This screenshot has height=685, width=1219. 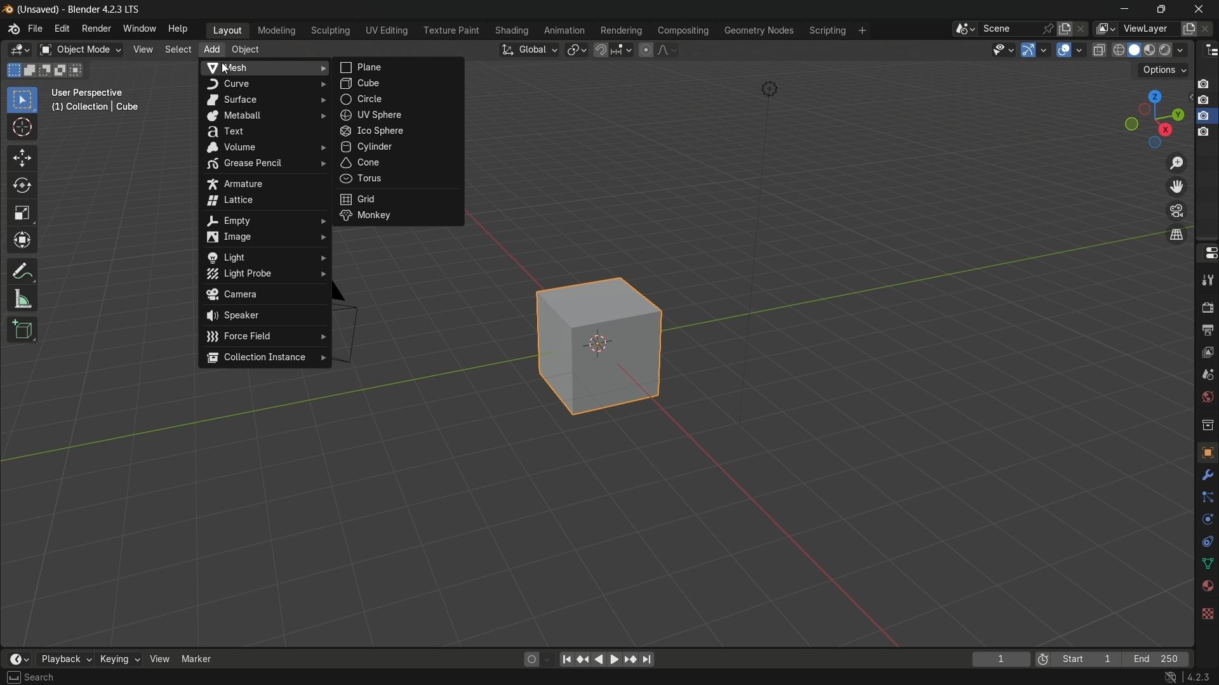 What do you see at coordinates (862, 30) in the screenshot?
I see `add workplace` at bounding box center [862, 30].